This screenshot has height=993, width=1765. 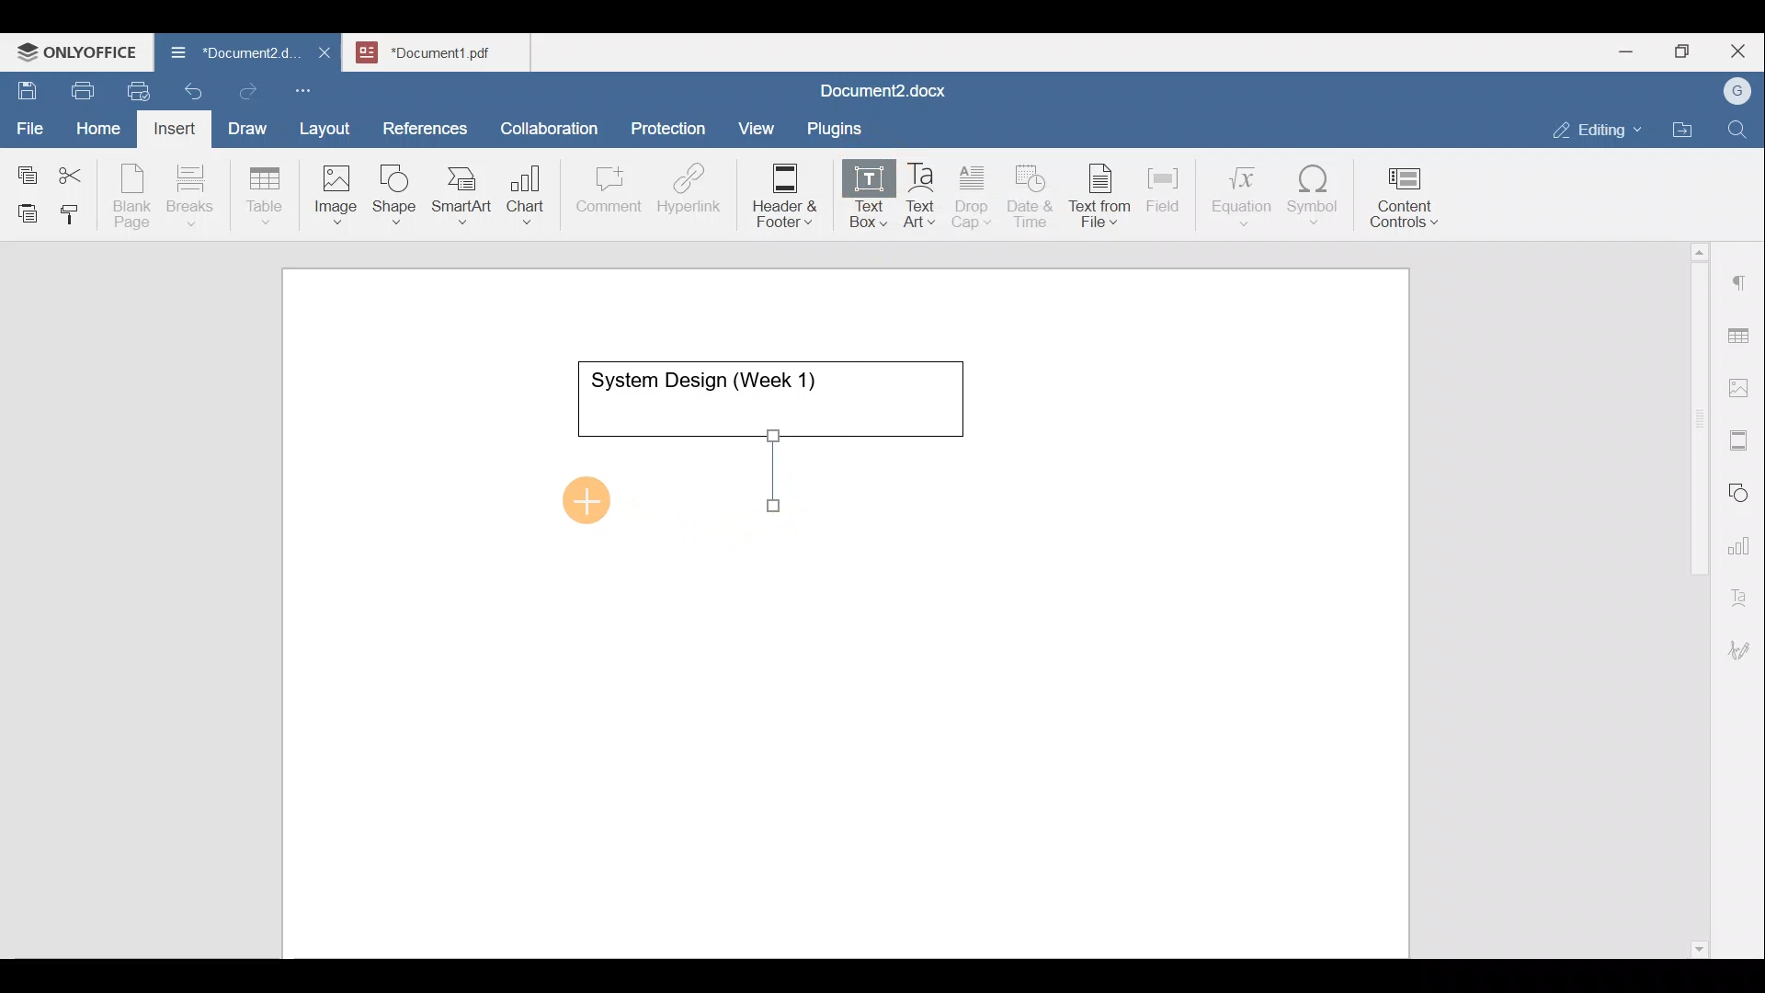 I want to click on ONLYOFFICE, so click(x=78, y=51).